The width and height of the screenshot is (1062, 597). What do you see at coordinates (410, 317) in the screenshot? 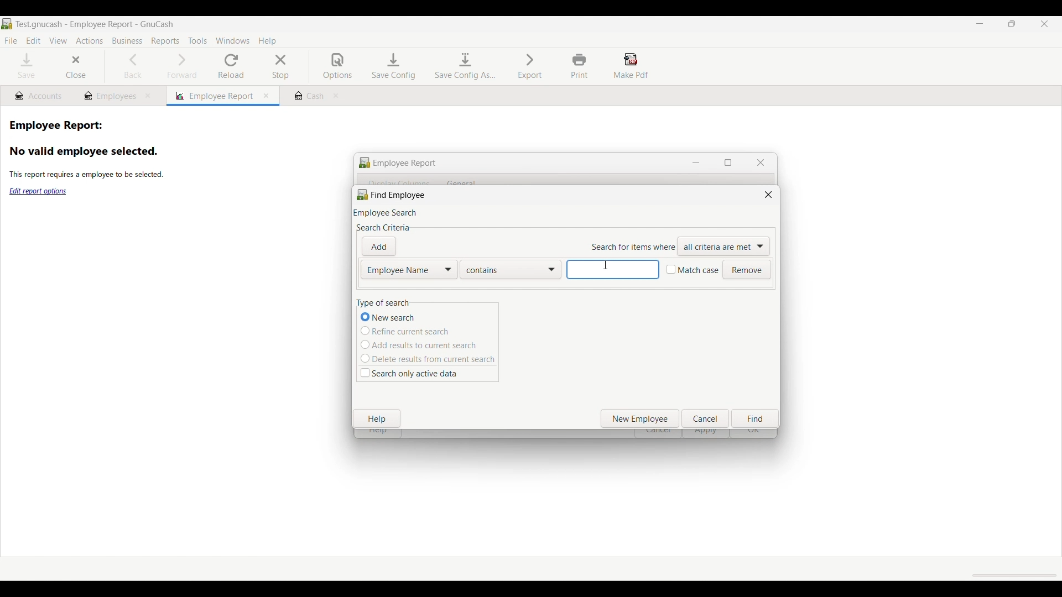
I see `New search selected` at bounding box center [410, 317].